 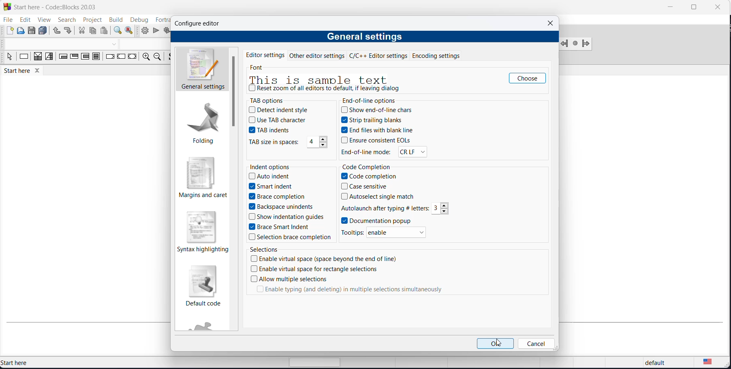 I want to click on dropdown, so click(x=115, y=44).